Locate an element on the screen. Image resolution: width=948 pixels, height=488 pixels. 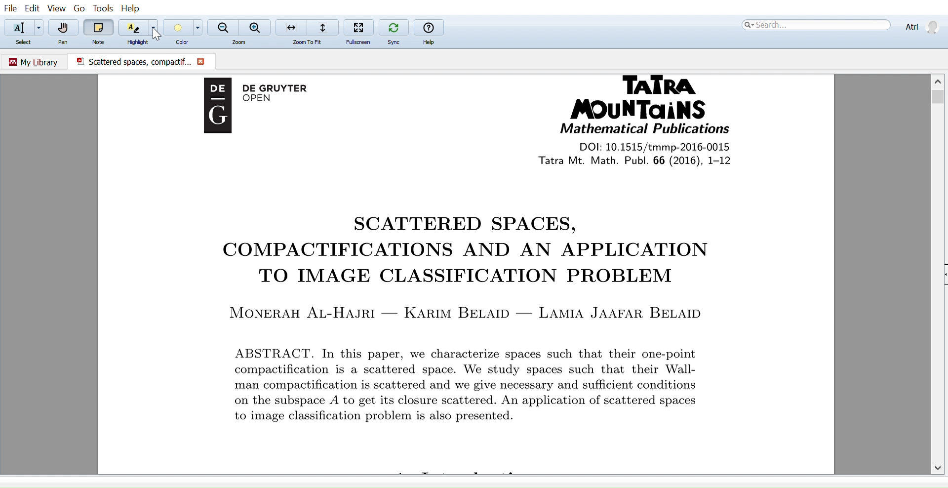
zoom to fit is located at coordinates (311, 42).